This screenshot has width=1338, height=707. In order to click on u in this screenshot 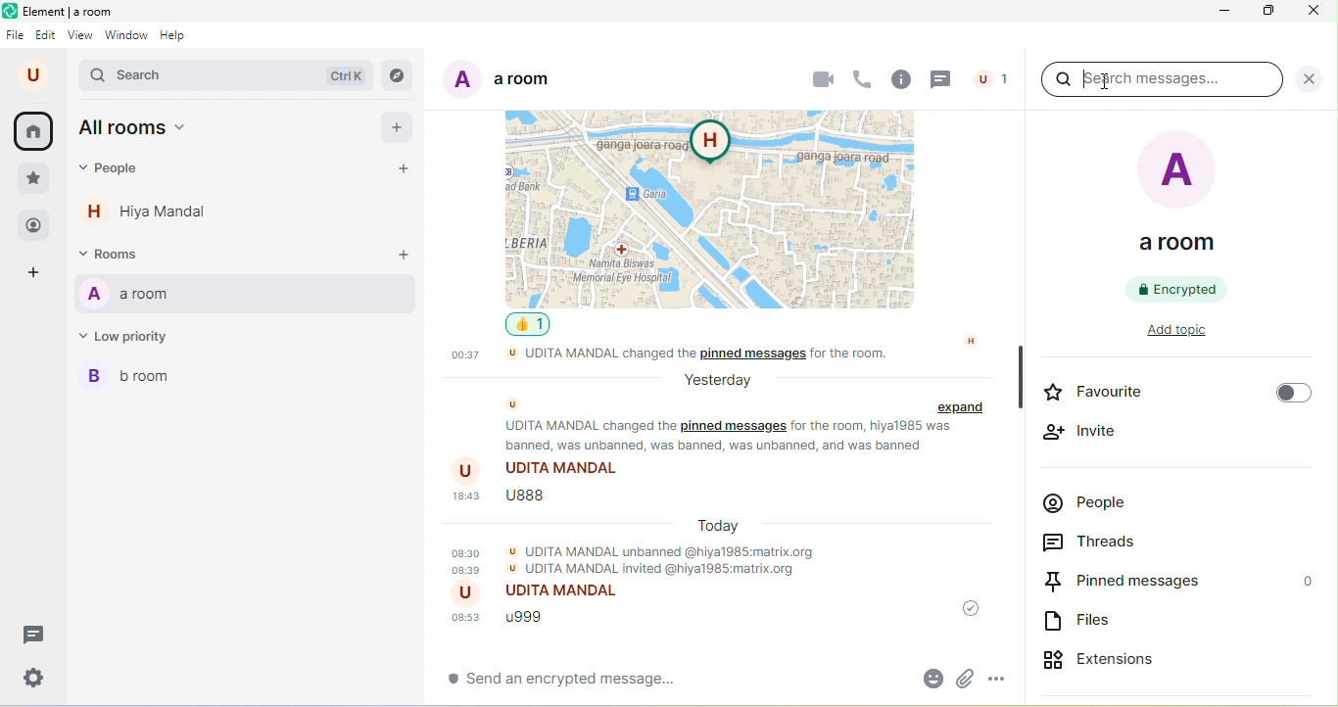, I will do `click(32, 75)`.